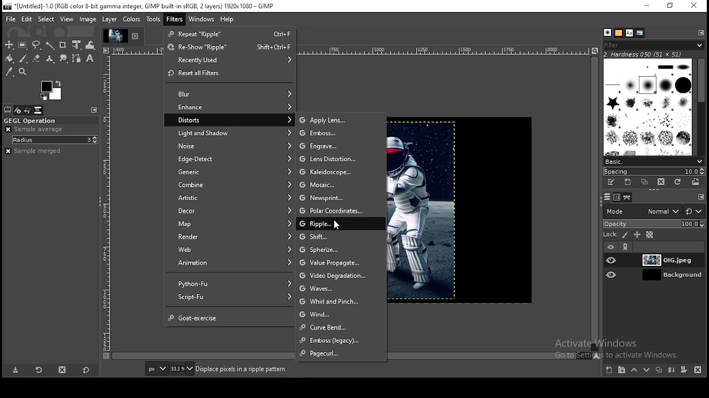 This screenshot has width=709, height=398. What do you see at coordinates (610, 247) in the screenshot?
I see `layer visibility` at bounding box center [610, 247].